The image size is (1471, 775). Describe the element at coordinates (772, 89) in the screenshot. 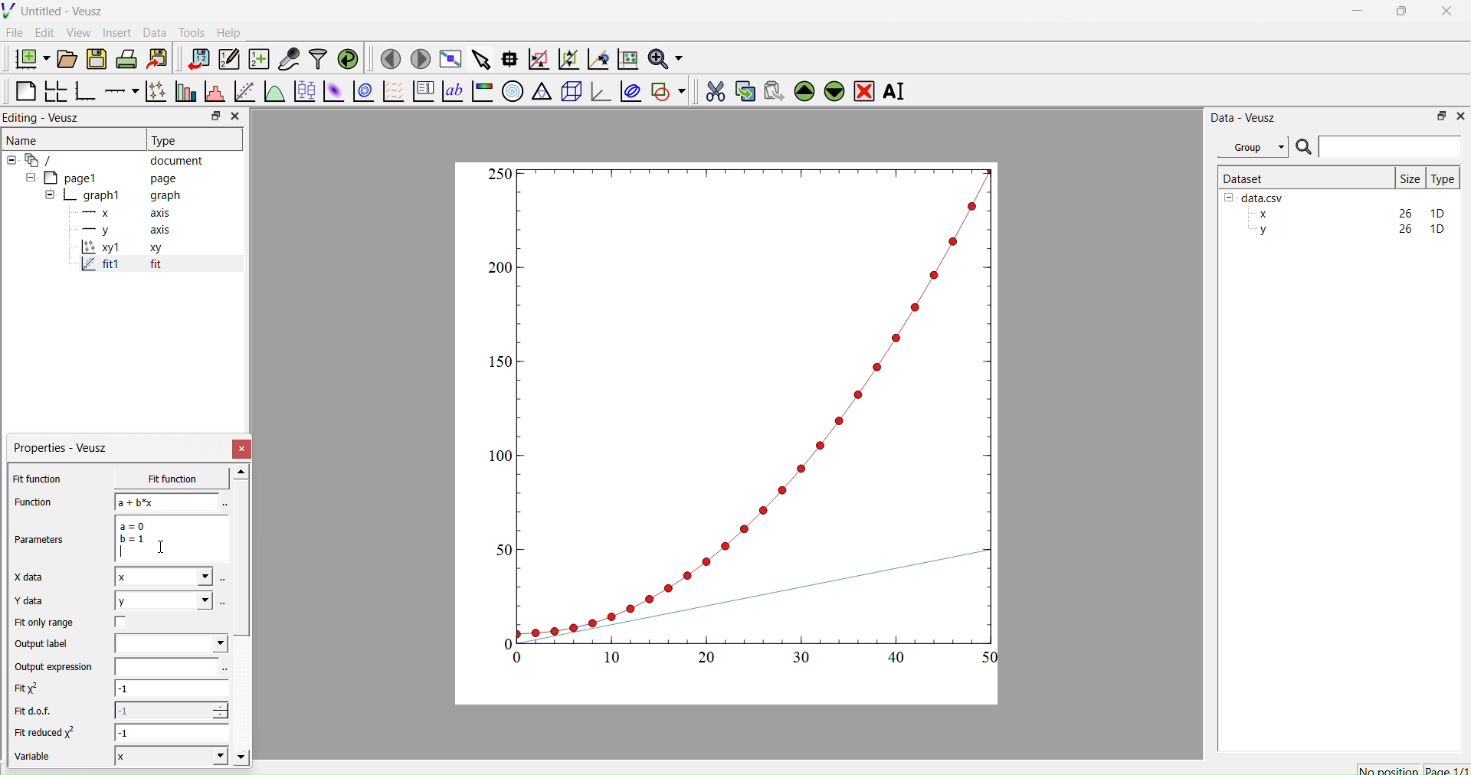

I see `Paste` at that location.